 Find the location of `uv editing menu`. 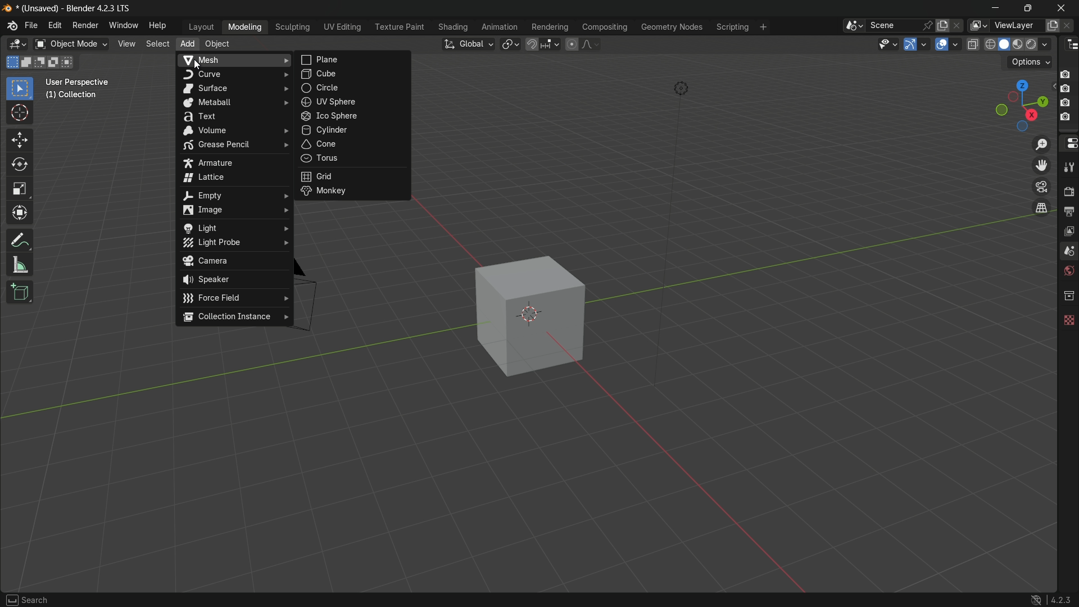

uv editing menu is located at coordinates (342, 27).